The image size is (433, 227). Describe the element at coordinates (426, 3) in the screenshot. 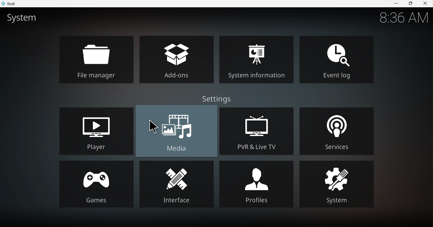

I see `close` at that location.